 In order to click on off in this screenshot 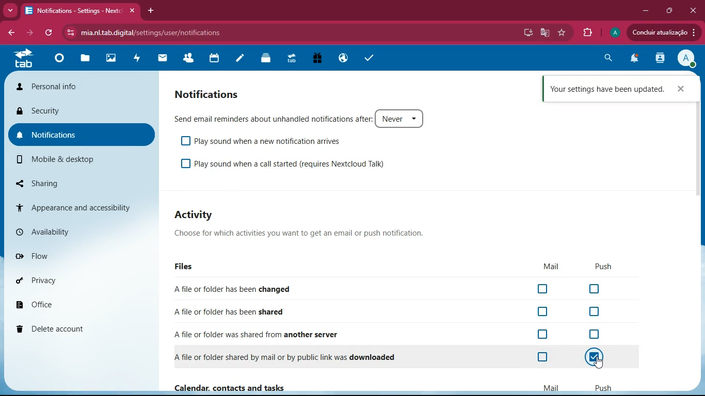, I will do `click(542, 311)`.